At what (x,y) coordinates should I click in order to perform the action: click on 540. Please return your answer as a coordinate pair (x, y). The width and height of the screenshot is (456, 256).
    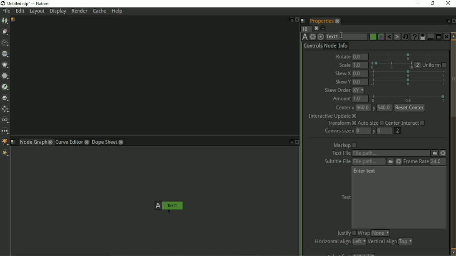
    Looking at the image, I should click on (385, 108).